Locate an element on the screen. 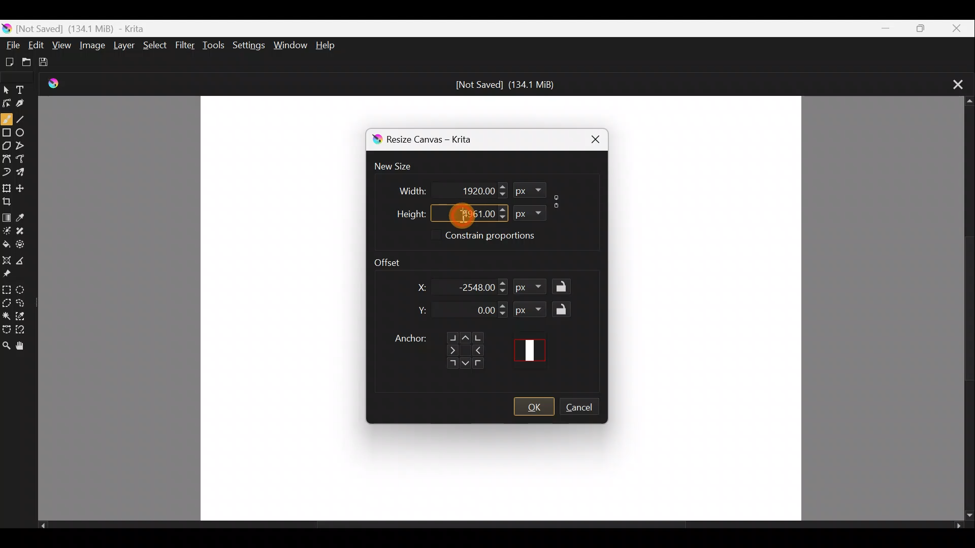  Multibrush tool is located at coordinates (25, 174).